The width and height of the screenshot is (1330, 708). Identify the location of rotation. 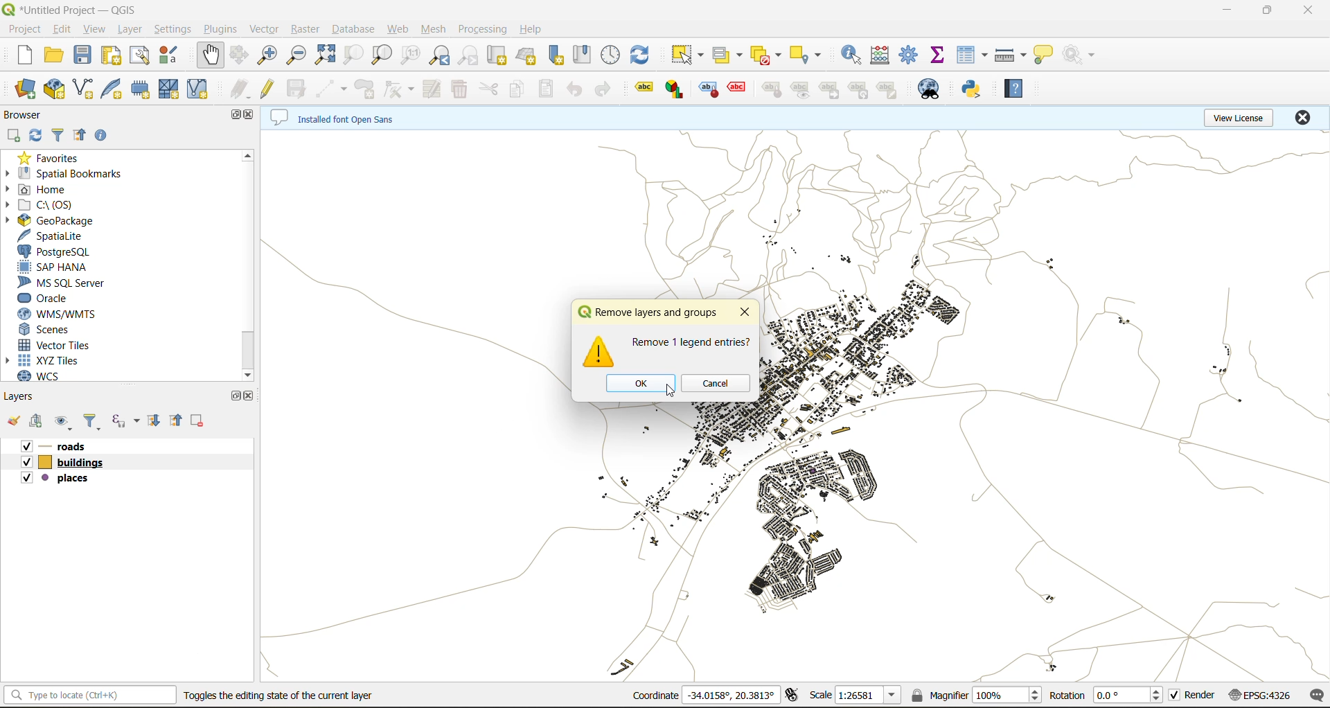
(1109, 696).